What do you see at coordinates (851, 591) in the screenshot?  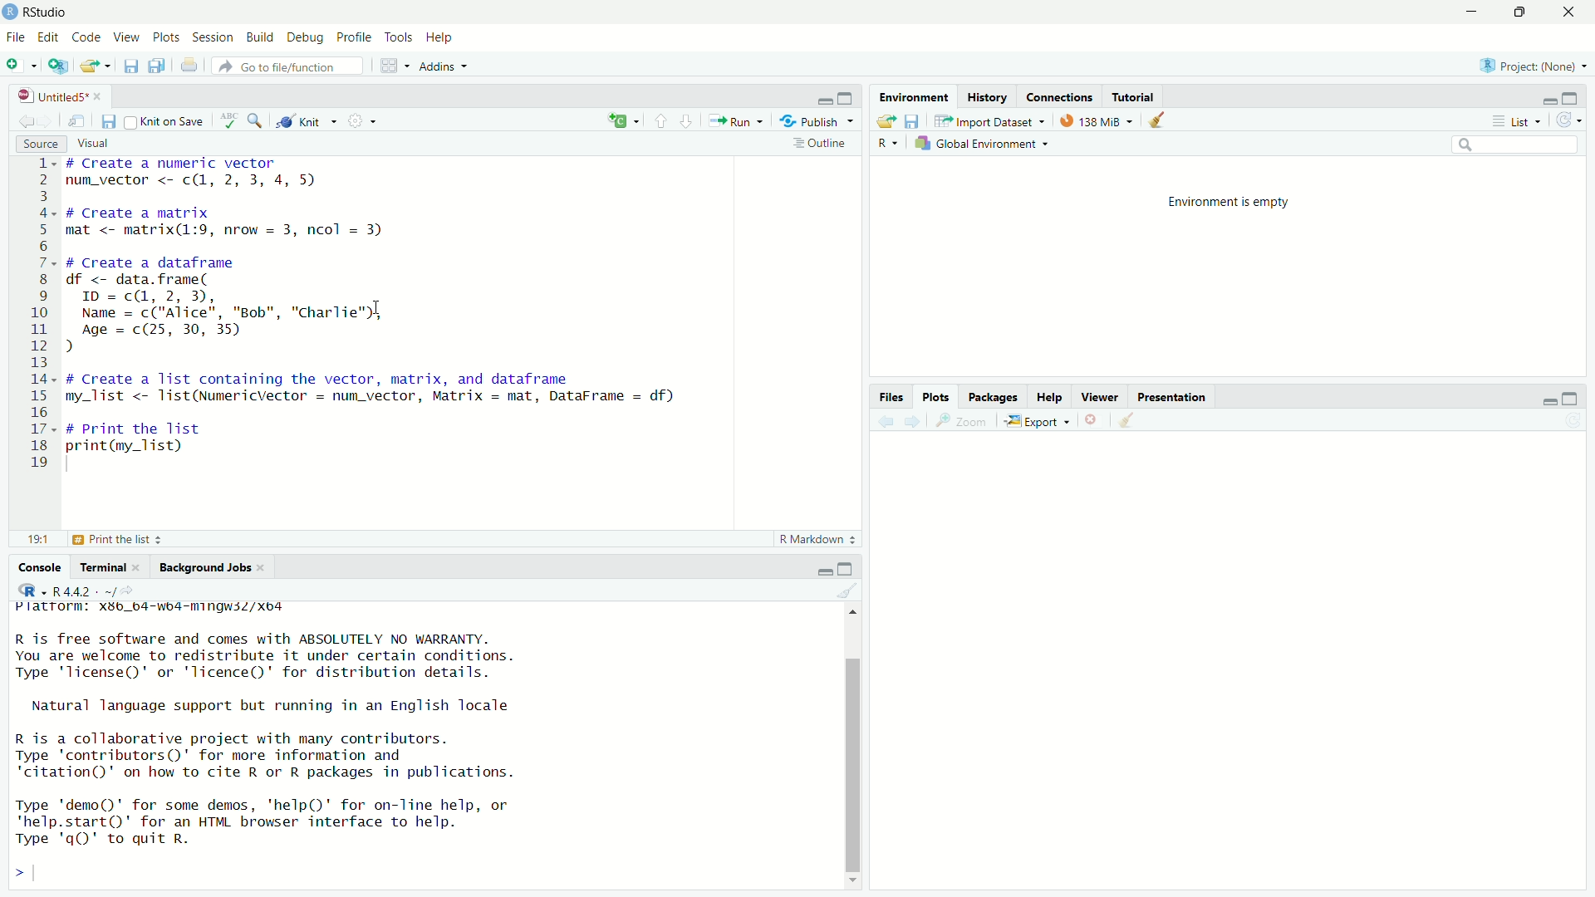 I see `clear` at bounding box center [851, 591].